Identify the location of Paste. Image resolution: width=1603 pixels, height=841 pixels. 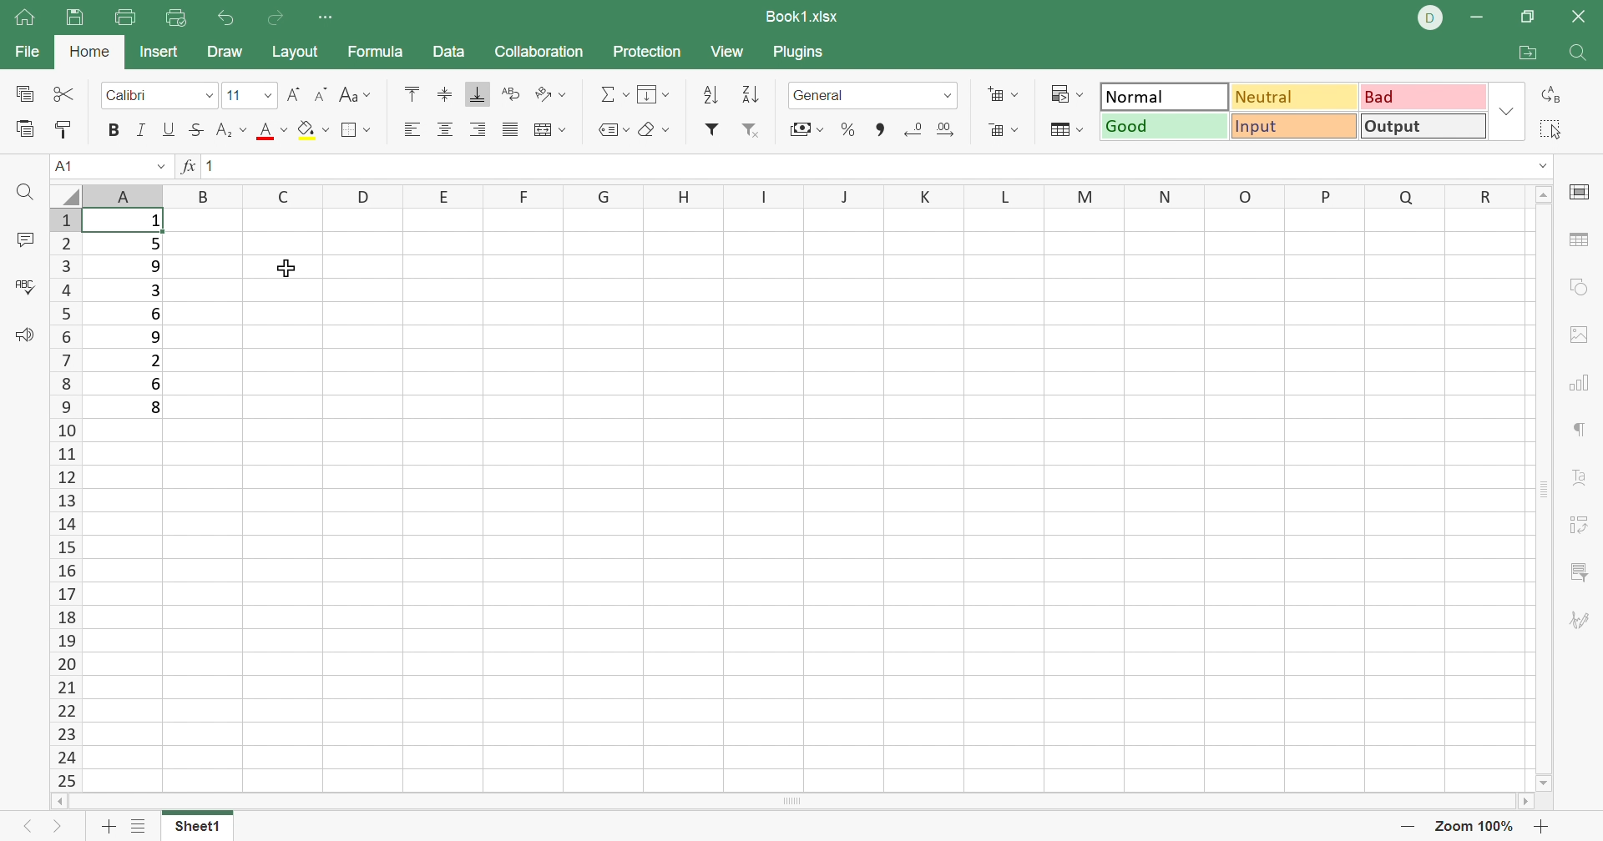
(24, 128).